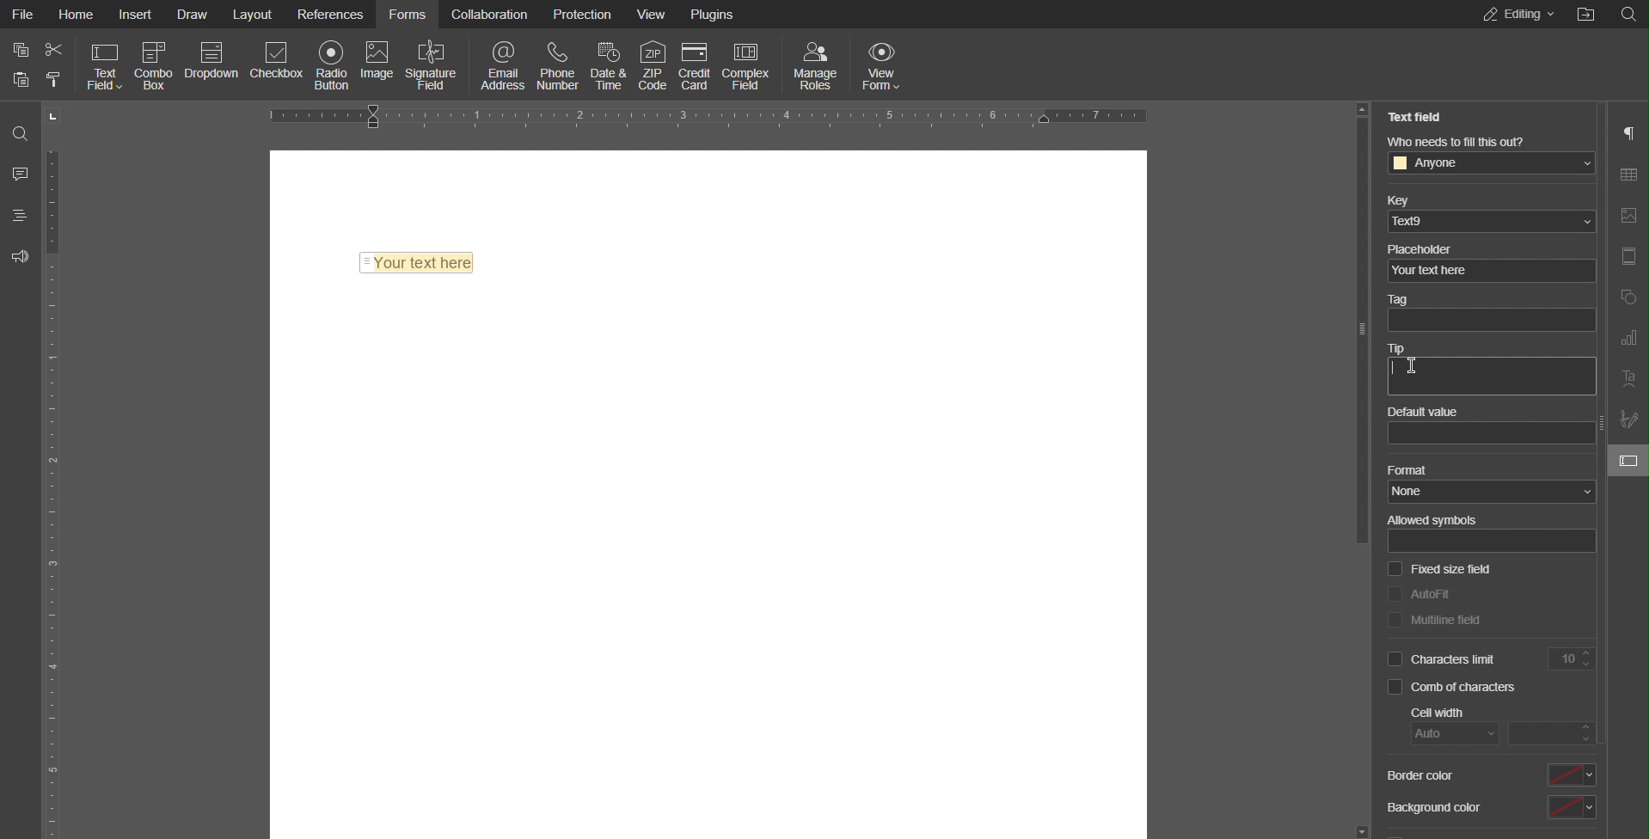  I want to click on Layout, so click(254, 14).